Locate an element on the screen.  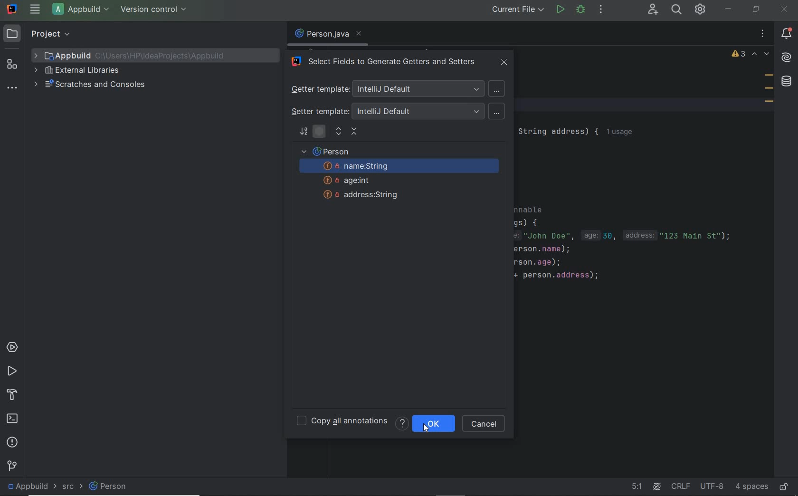
cursor is located at coordinates (425, 425).